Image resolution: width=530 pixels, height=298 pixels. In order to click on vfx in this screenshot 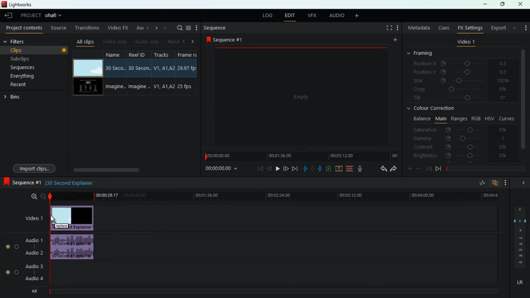, I will do `click(313, 15)`.